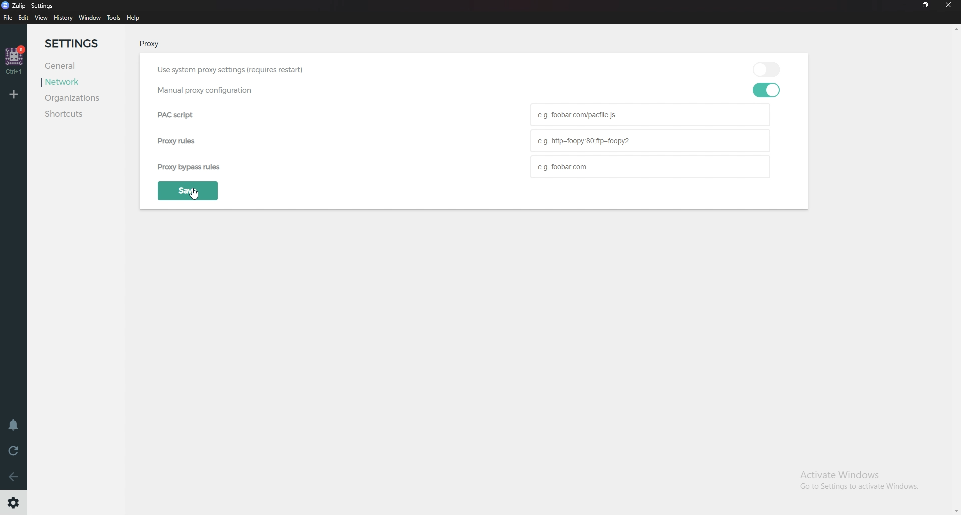  I want to click on History, so click(63, 18).